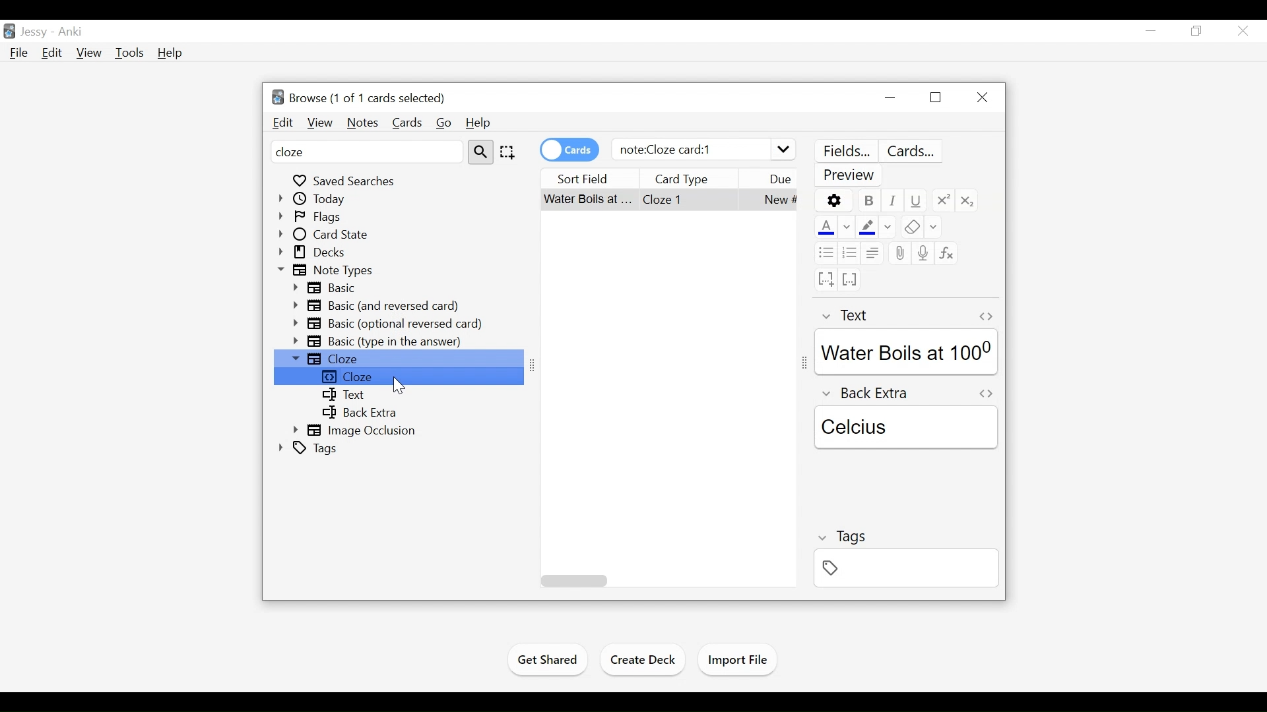 The width and height of the screenshot is (1267, 712). I want to click on Customize Field, so click(849, 152).